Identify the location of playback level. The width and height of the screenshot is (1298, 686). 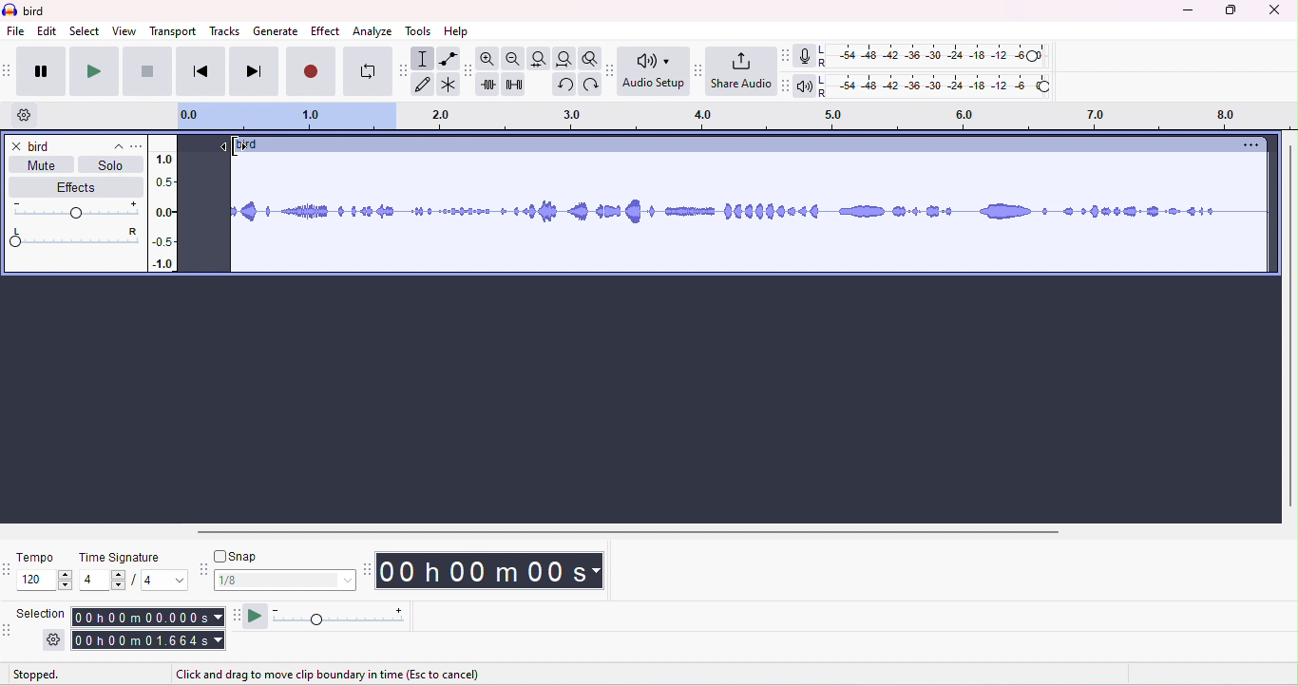
(934, 88).